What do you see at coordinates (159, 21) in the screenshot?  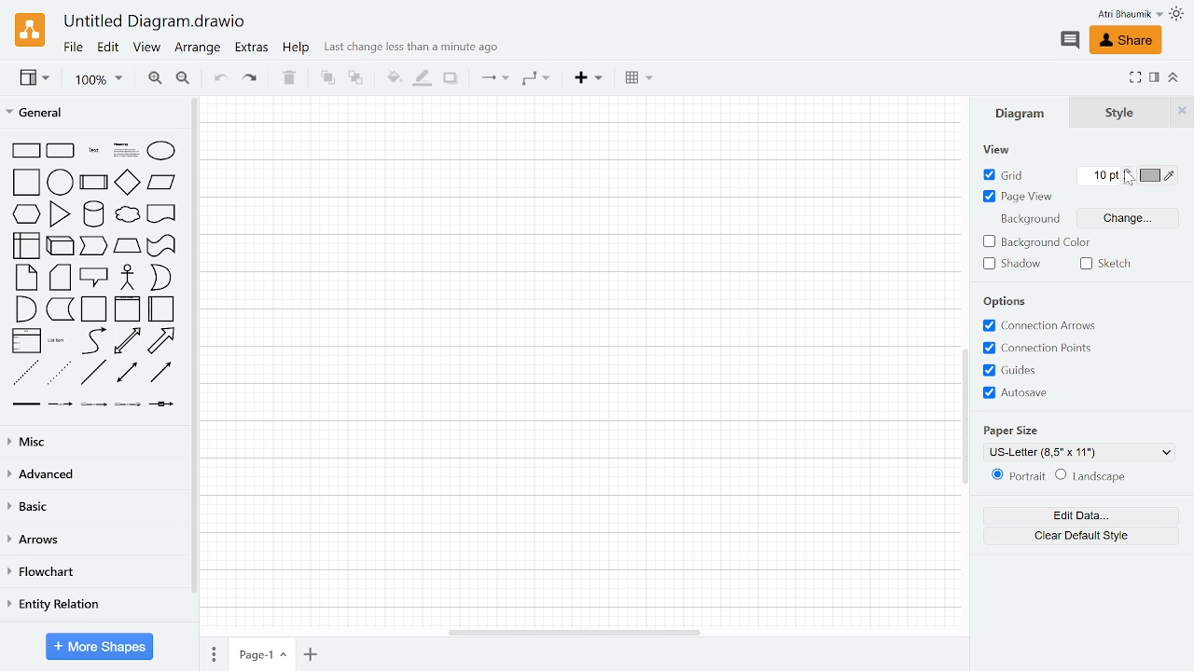 I see `Current window` at bounding box center [159, 21].